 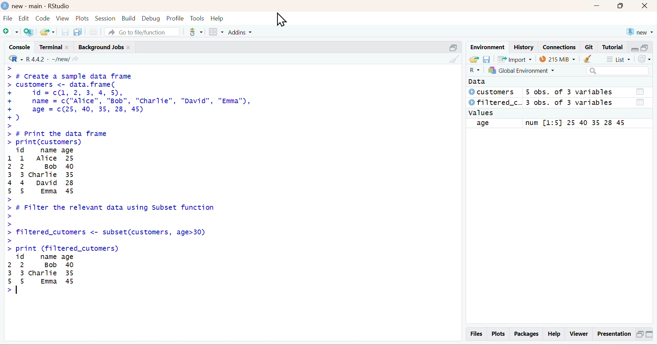 I want to click on Debug, so click(x=151, y=18).